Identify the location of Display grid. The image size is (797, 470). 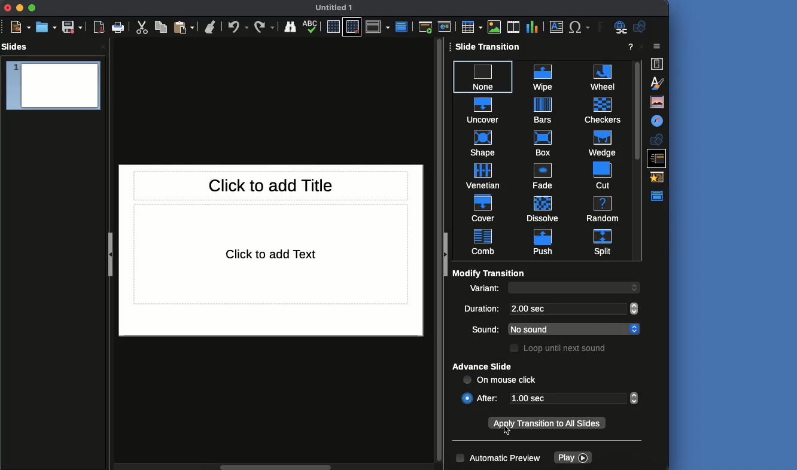
(334, 26).